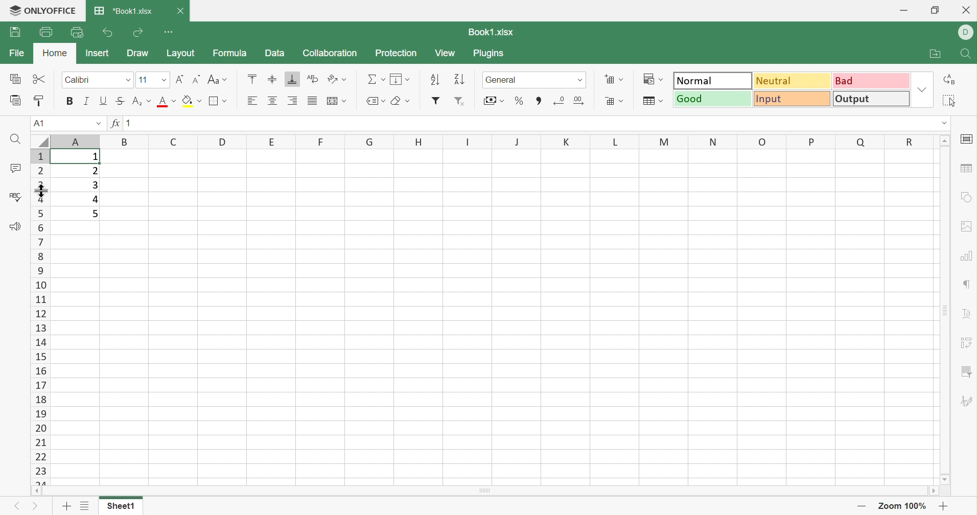 This screenshot has height=515, width=977. I want to click on Table settings, so click(965, 170).